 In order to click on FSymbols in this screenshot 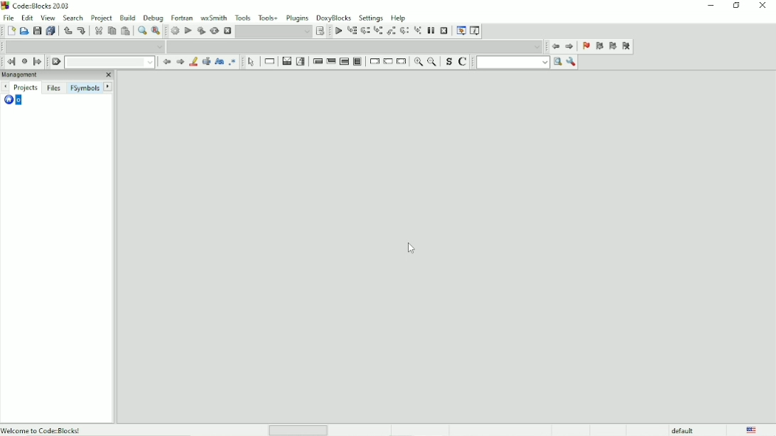, I will do `click(84, 88)`.